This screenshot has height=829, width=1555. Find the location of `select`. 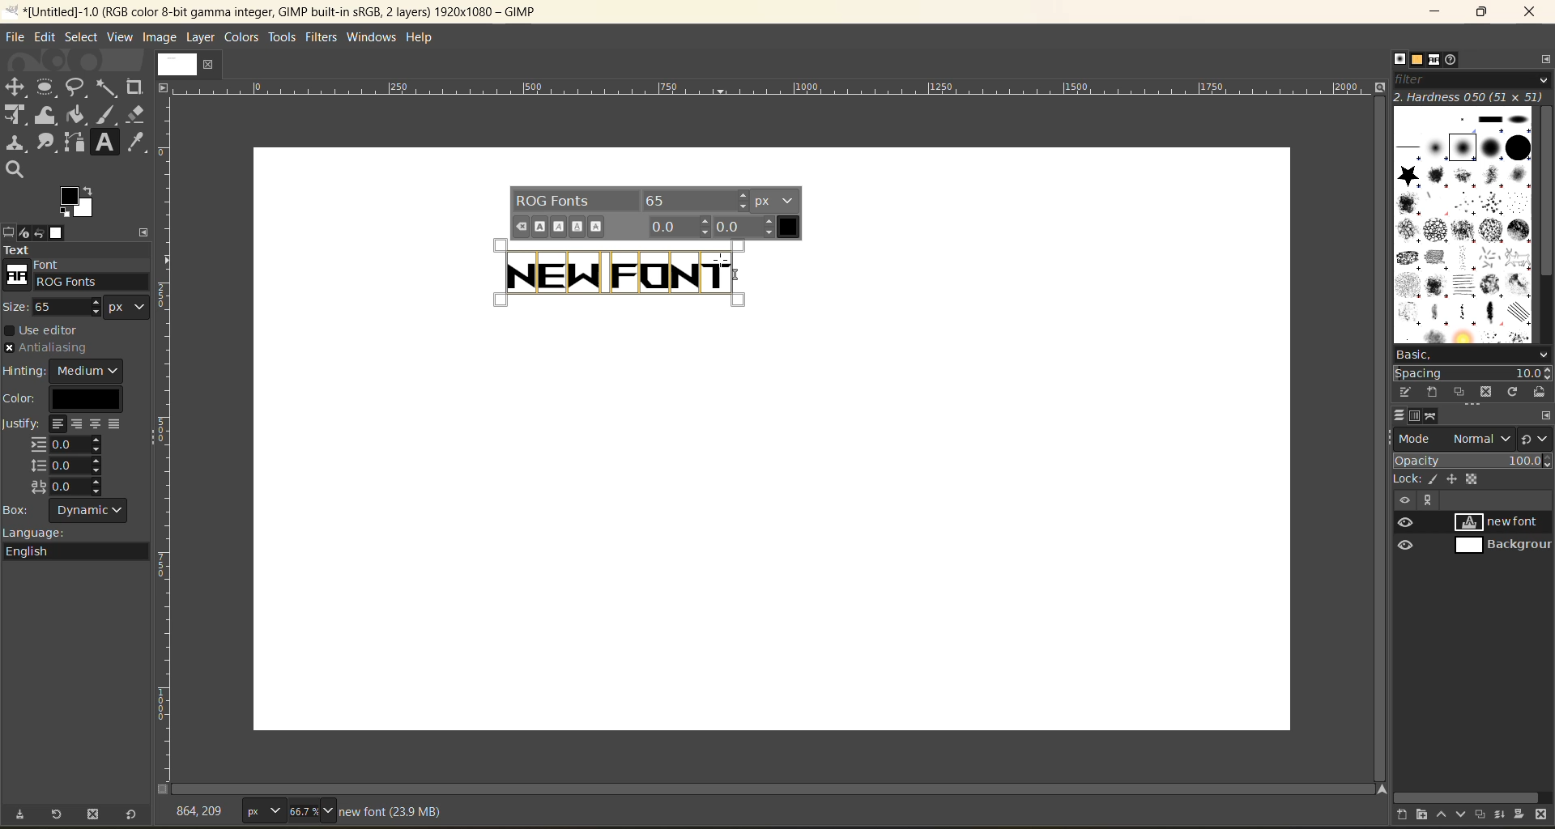

select is located at coordinates (82, 36).